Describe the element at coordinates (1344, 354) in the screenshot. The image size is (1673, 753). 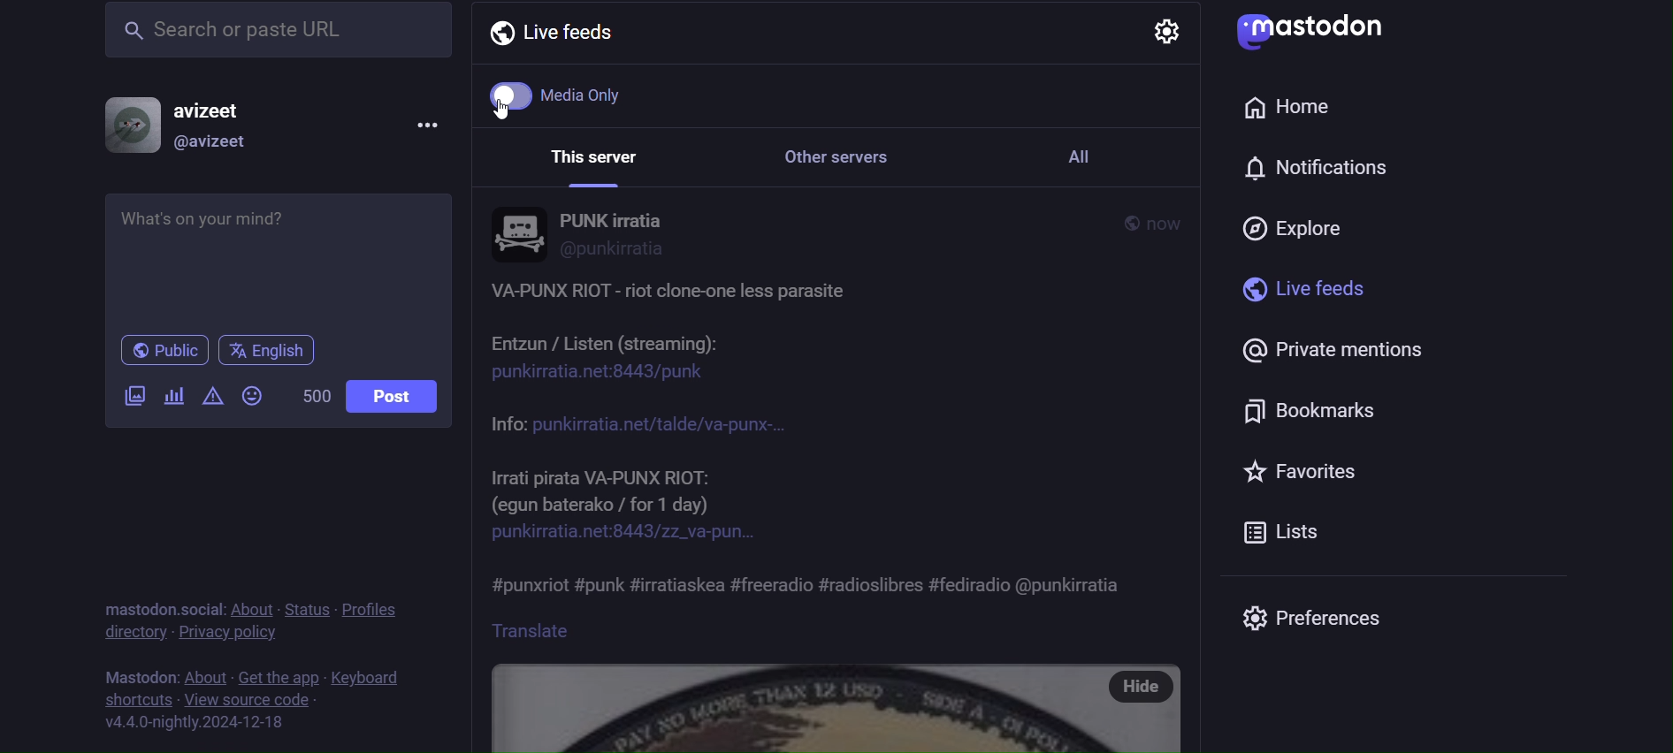
I see `private mentions` at that location.